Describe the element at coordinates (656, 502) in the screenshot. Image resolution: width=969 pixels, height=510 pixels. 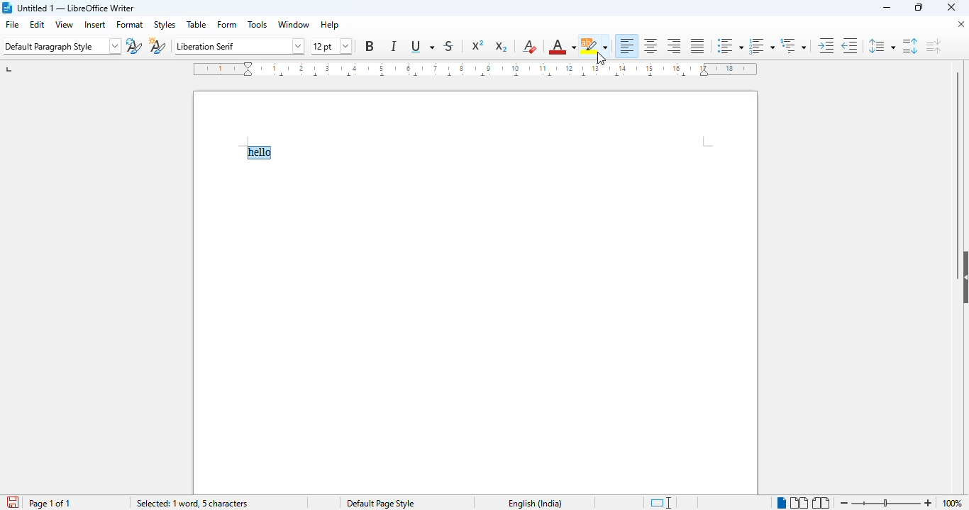
I see `standard selection` at that location.